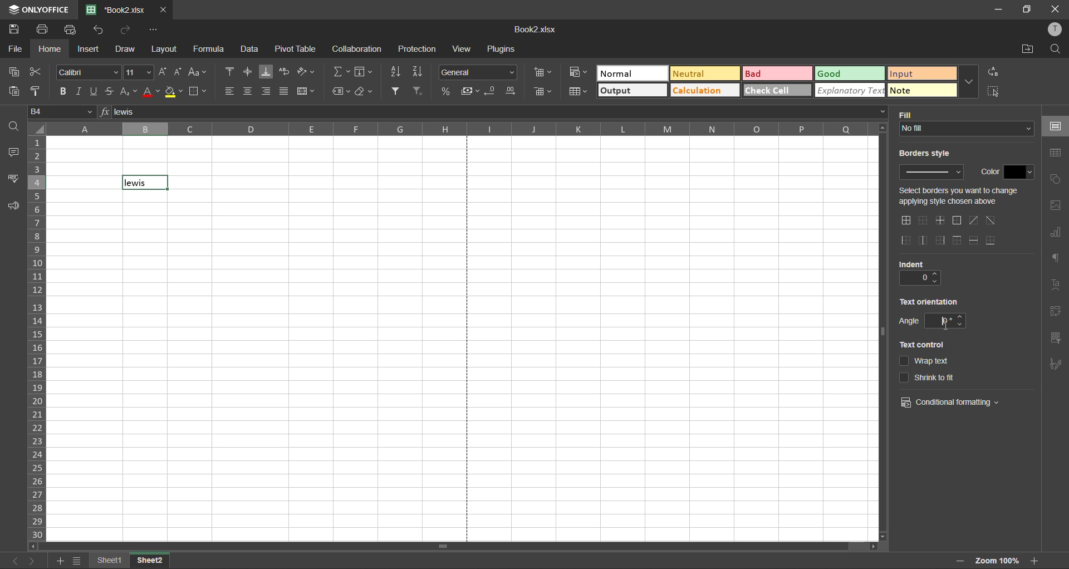  I want to click on column names, so click(461, 128).